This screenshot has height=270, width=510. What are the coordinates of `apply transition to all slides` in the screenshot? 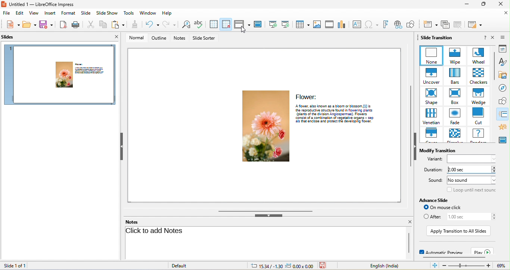 It's located at (458, 231).